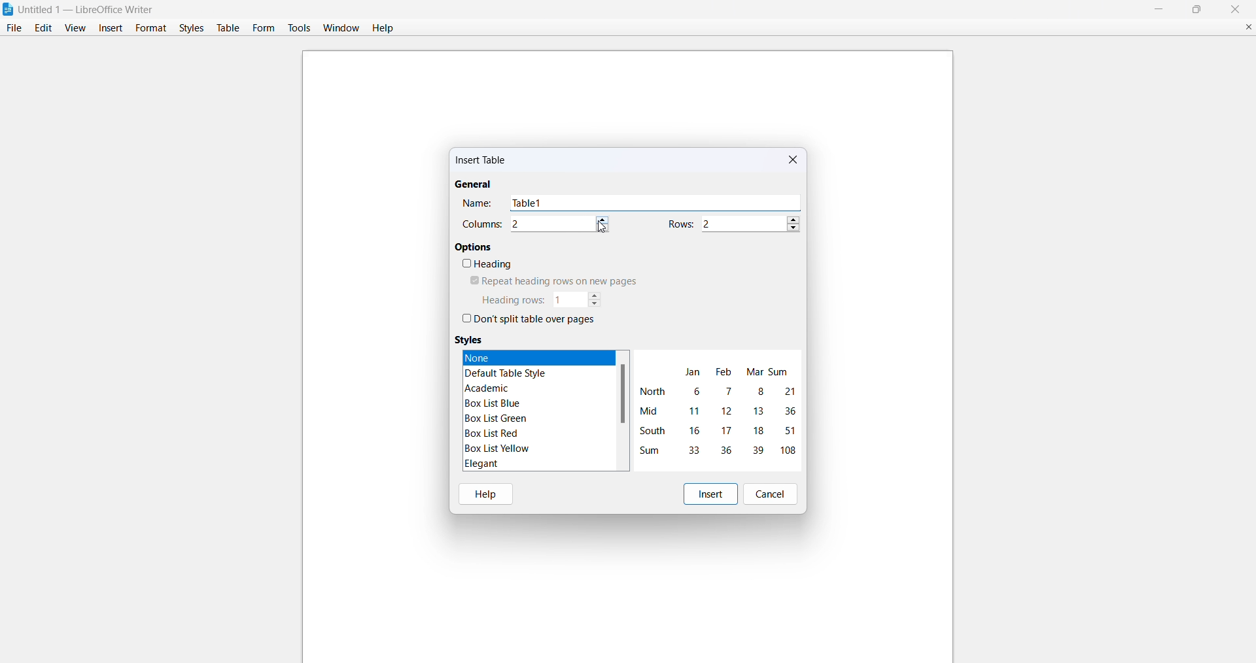  Describe the element at coordinates (228, 28) in the screenshot. I see `table` at that location.